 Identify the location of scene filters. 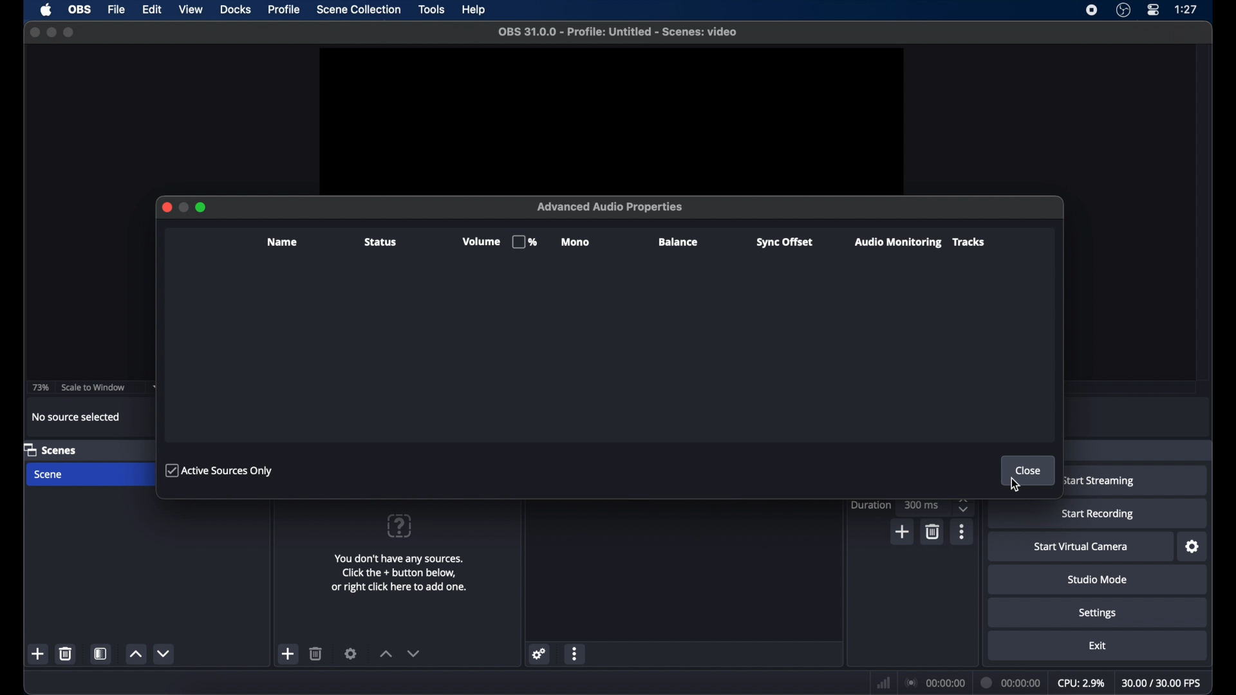
(102, 654).